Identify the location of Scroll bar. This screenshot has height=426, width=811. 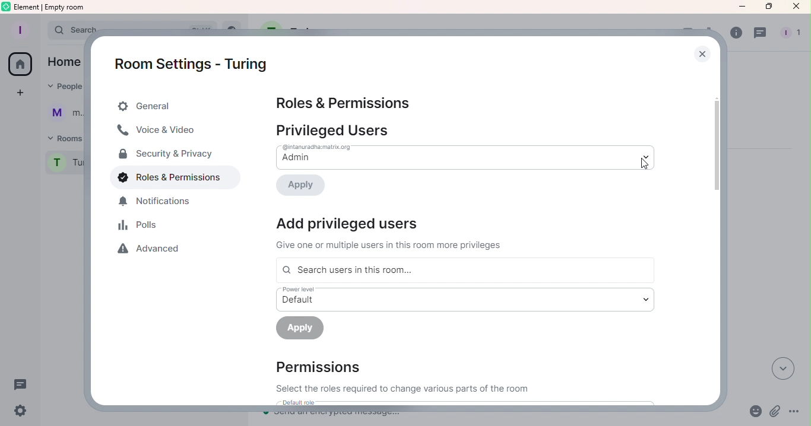
(714, 228).